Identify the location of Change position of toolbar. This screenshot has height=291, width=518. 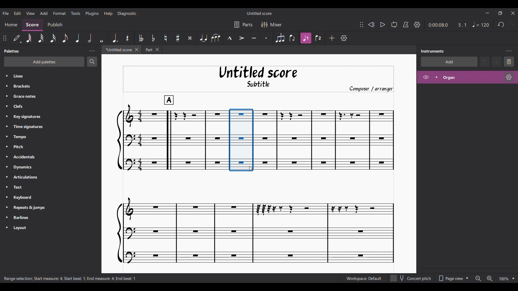
(361, 25).